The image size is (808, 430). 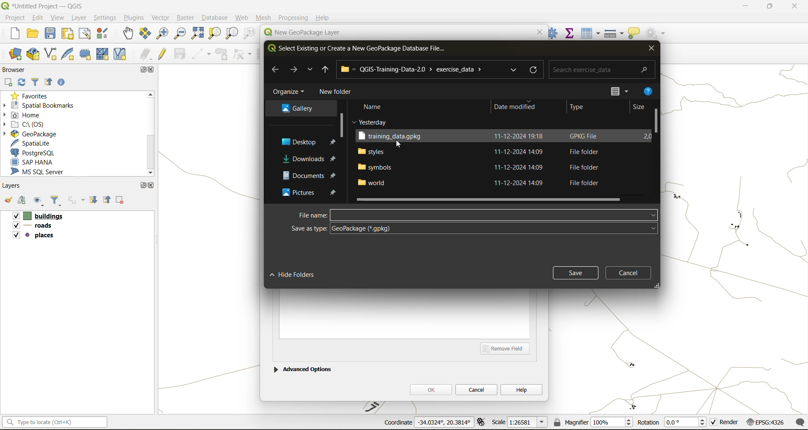 I want to click on advanced options, so click(x=303, y=368).